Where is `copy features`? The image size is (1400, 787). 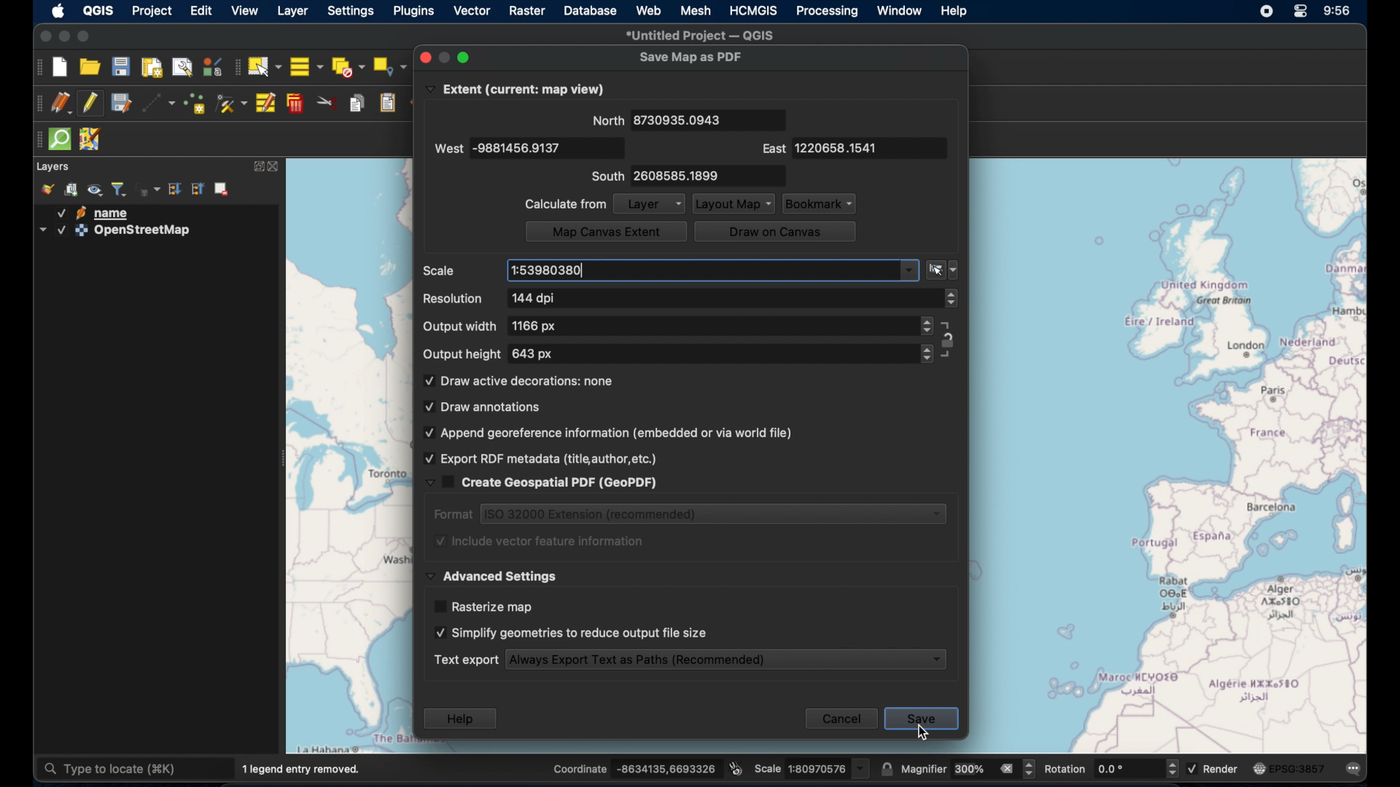
copy features is located at coordinates (358, 103).